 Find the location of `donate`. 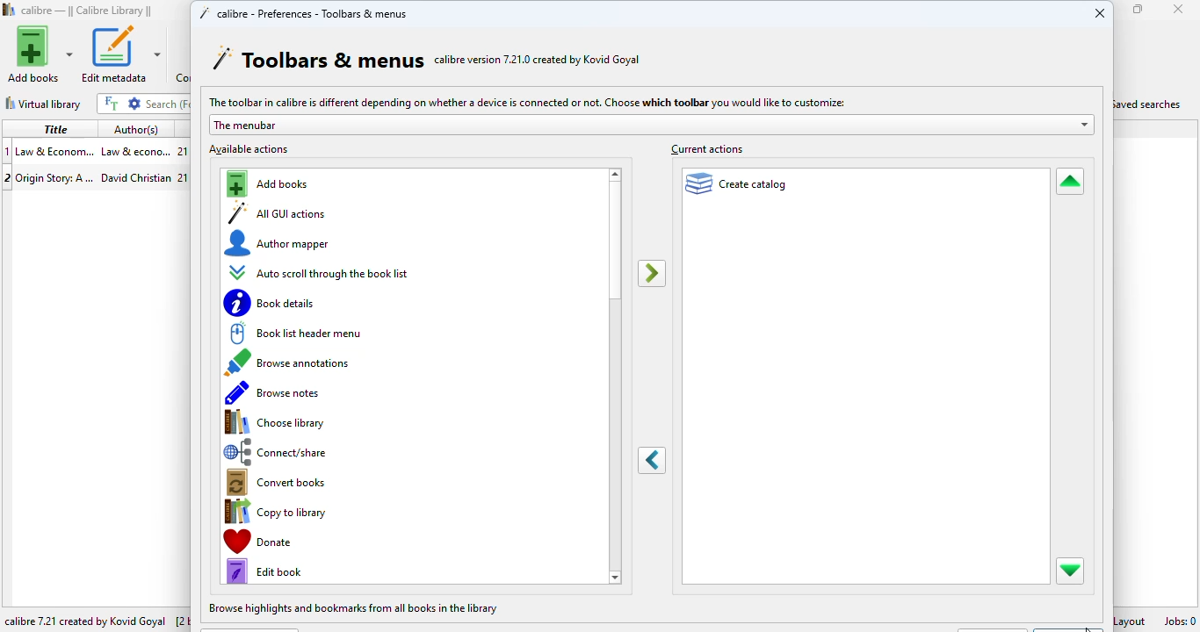

donate is located at coordinates (300, 541).